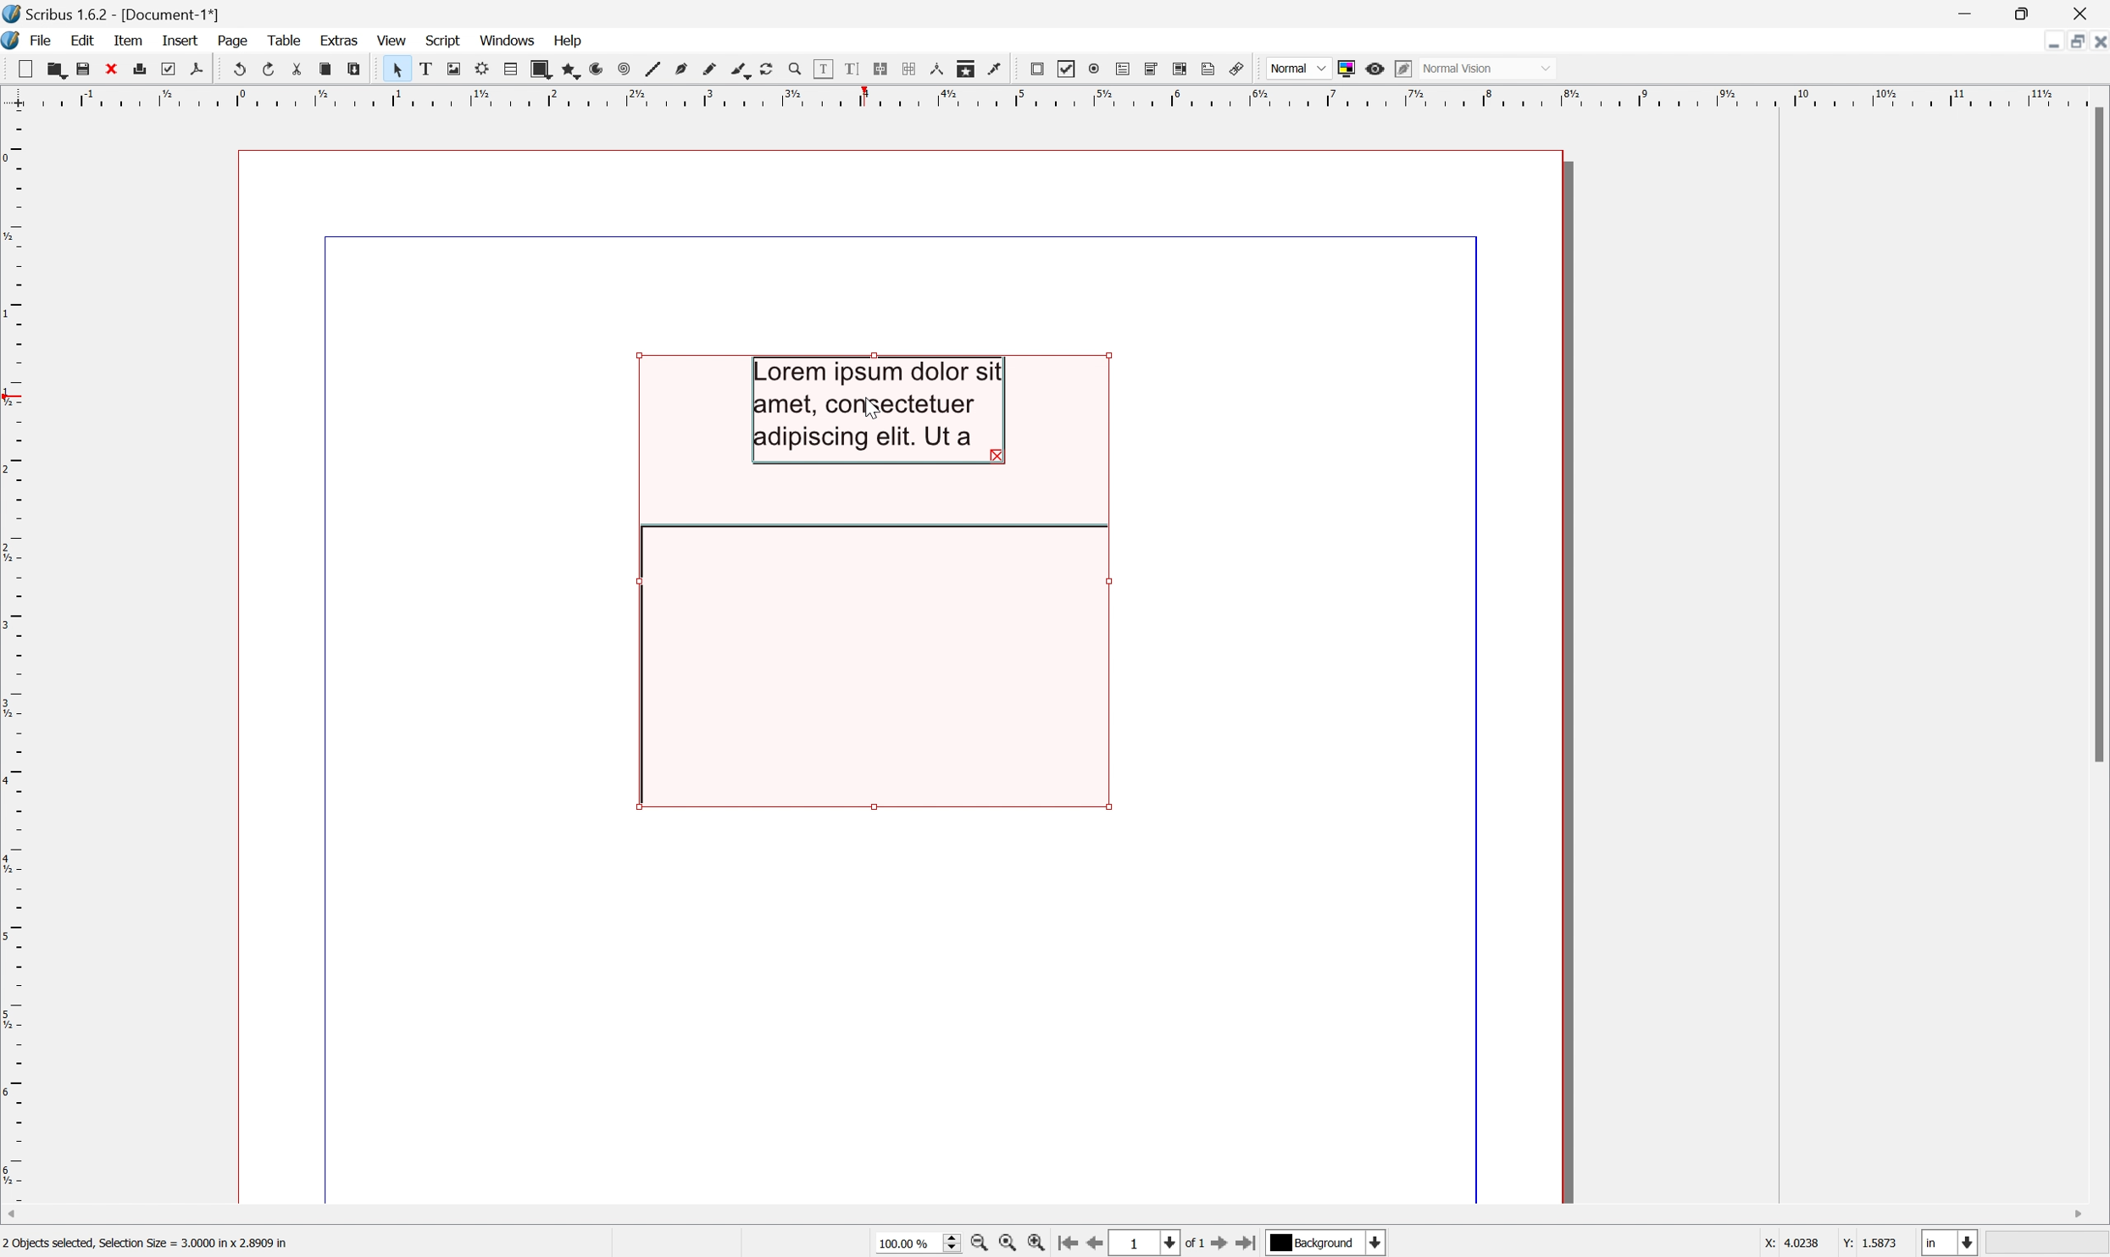  Describe the element at coordinates (14, 41) in the screenshot. I see `Scribus icon` at that location.